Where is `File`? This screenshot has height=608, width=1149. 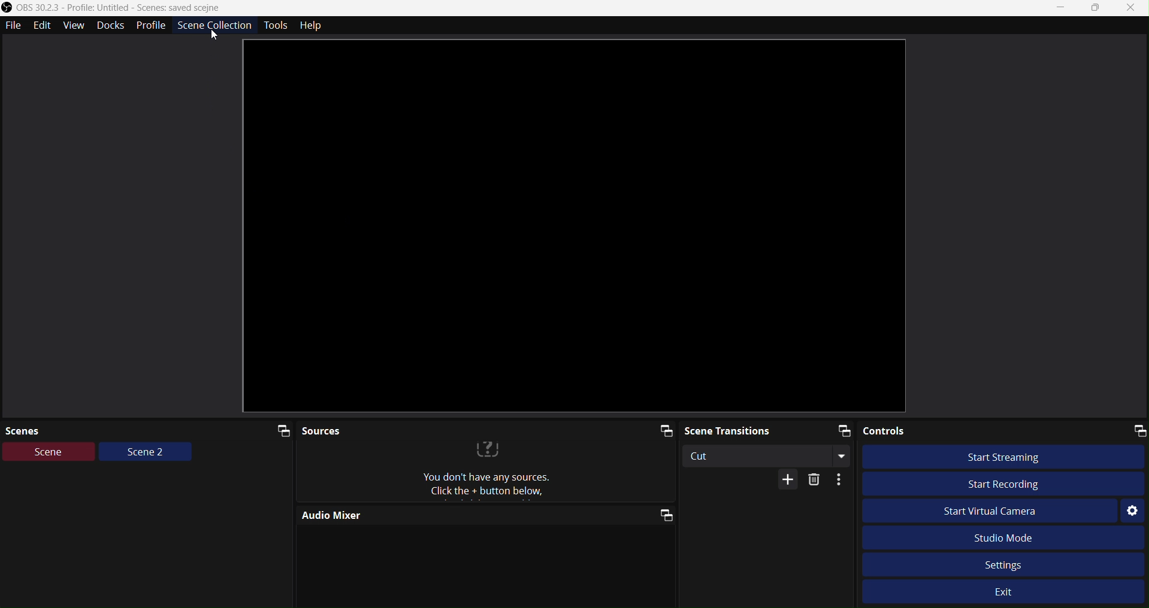 File is located at coordinates (13, 26).